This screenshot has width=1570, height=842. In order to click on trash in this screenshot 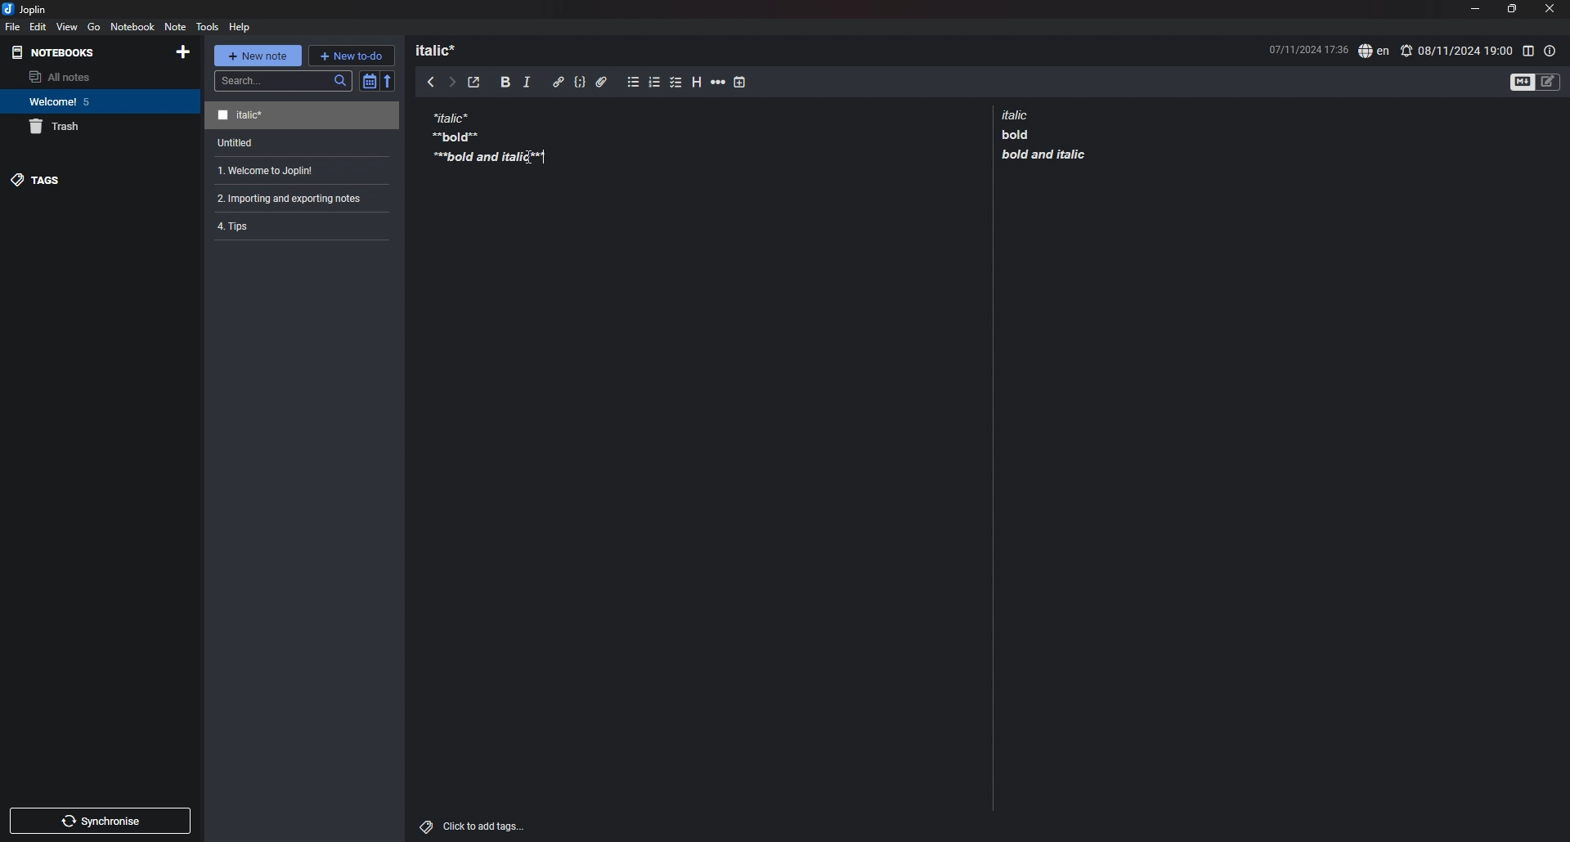, I will do `click(101, 127)`.